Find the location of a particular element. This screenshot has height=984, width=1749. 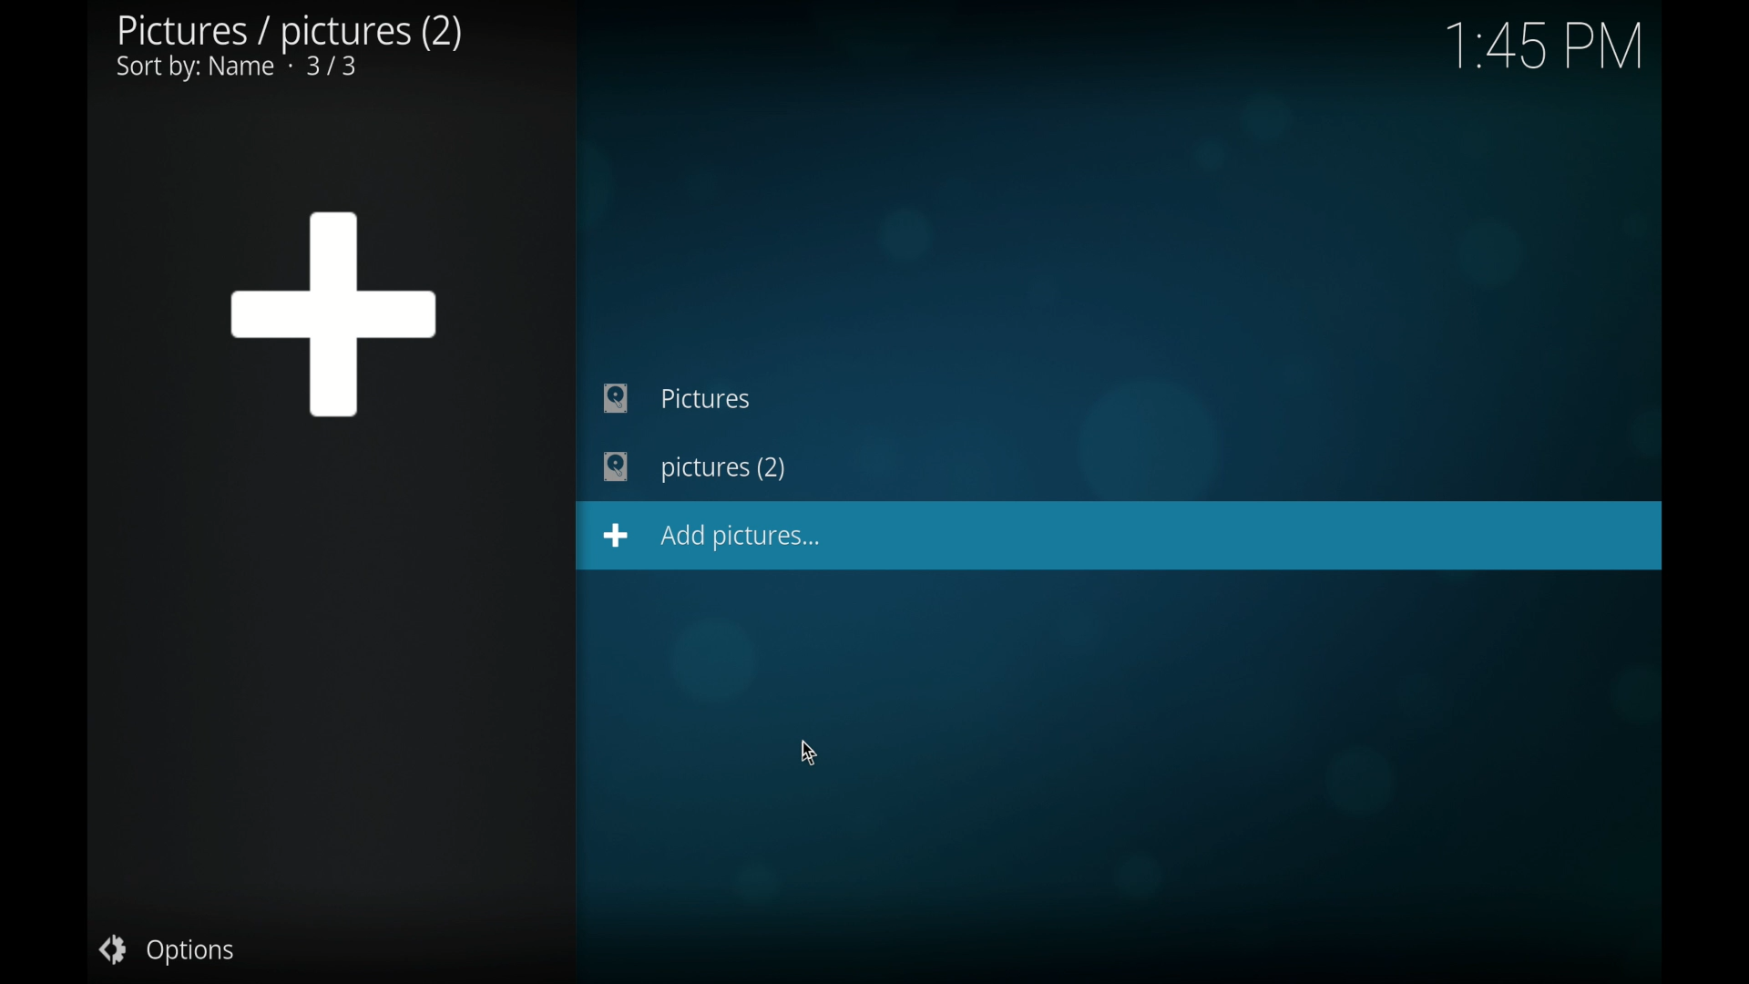

pictures is located at coordinates (680, 398).